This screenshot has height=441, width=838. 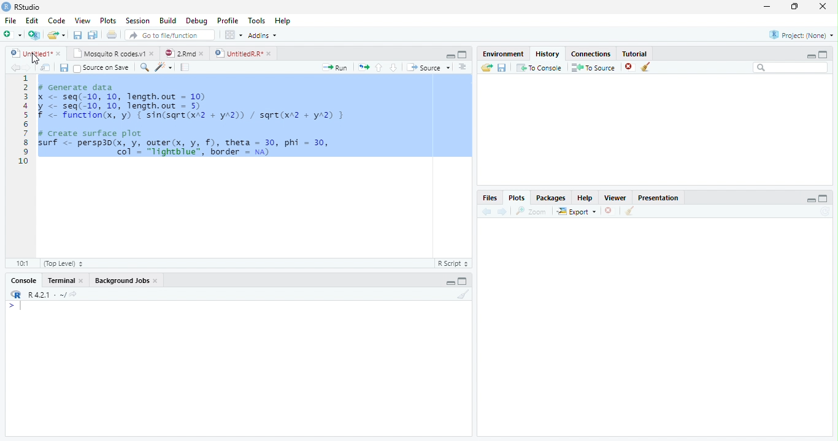 What do you see at coordinates (202, 54) in the screenshot?
I see `close` at bounding box center [202, 54].